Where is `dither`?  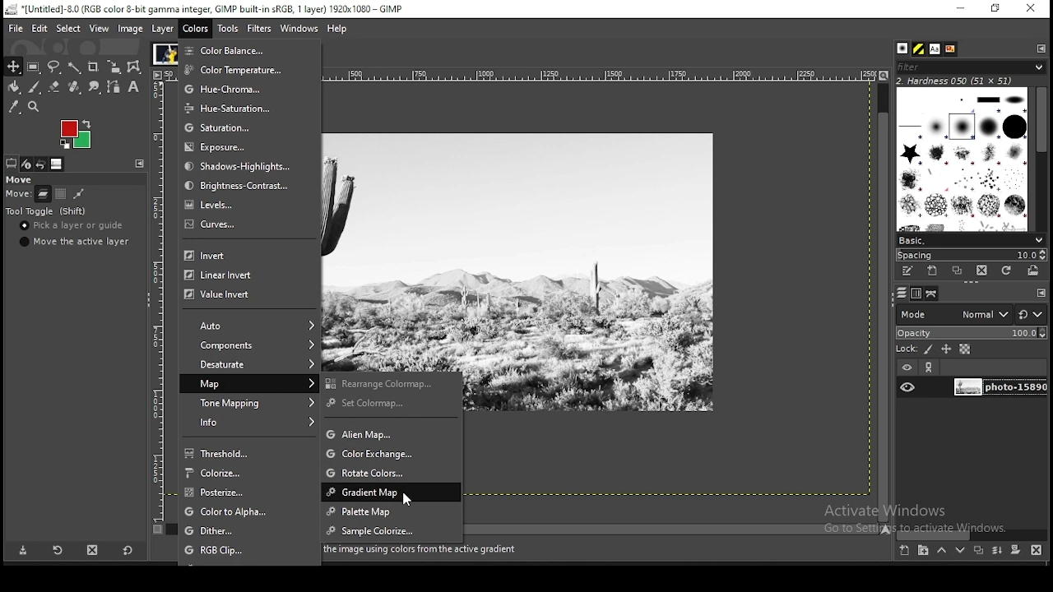 dither is located at coordinates (250, 531).